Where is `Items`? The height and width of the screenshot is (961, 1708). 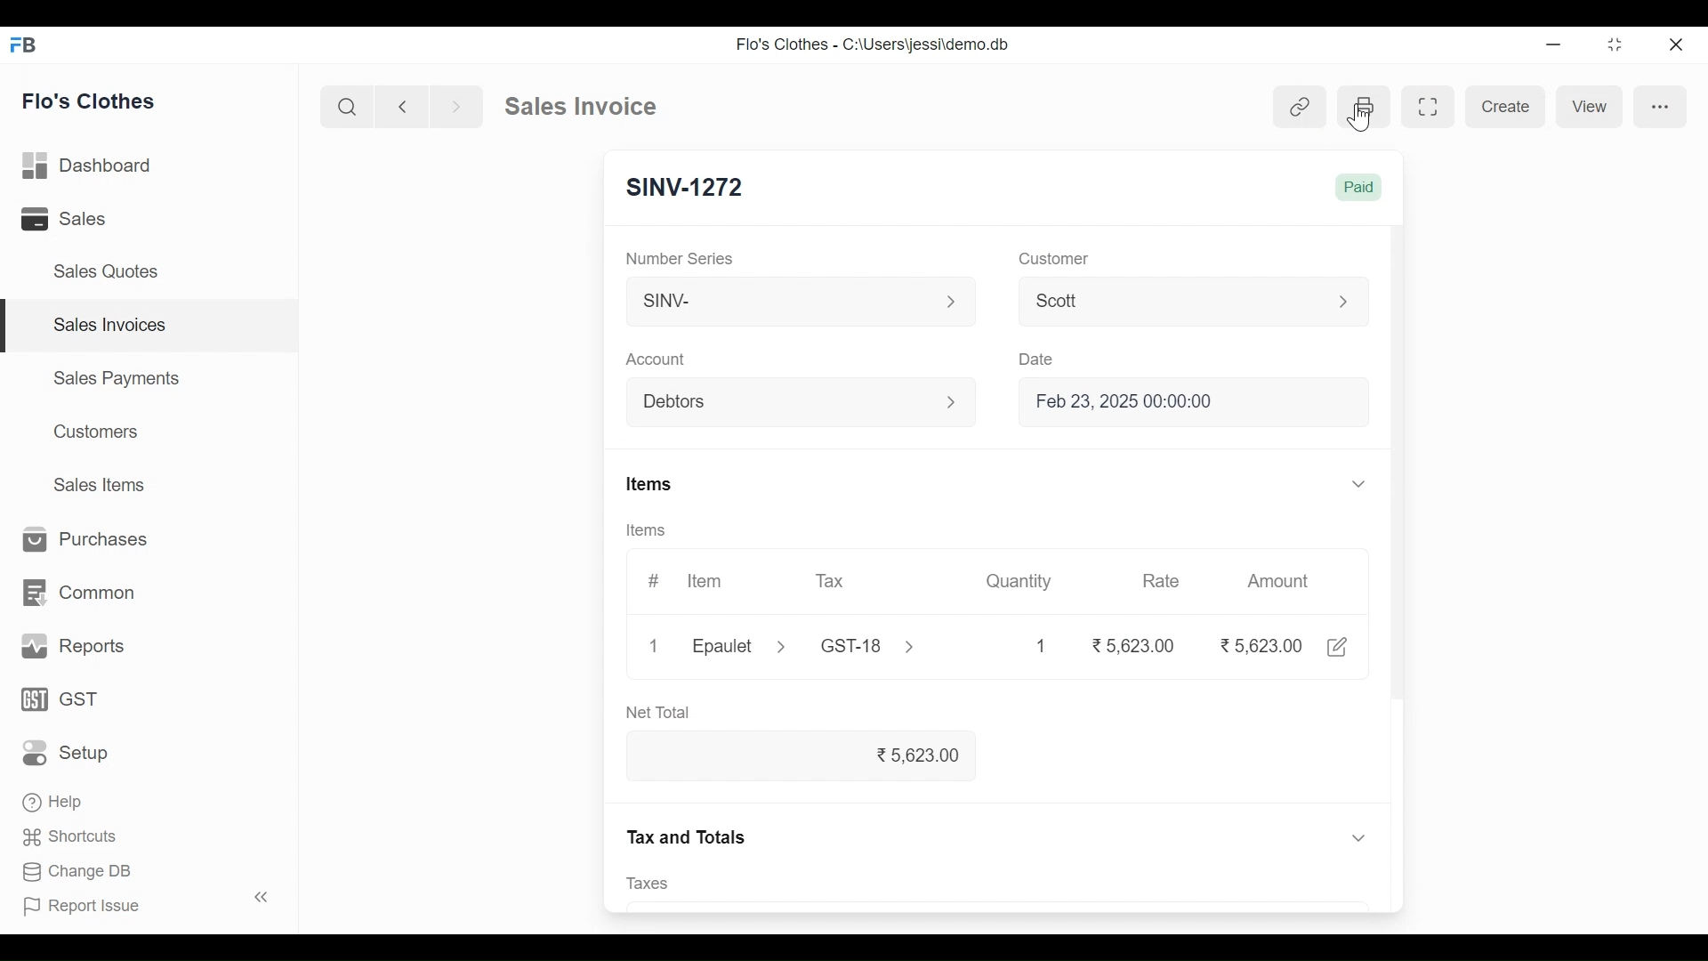 Items is located at coordinates (649, 529).